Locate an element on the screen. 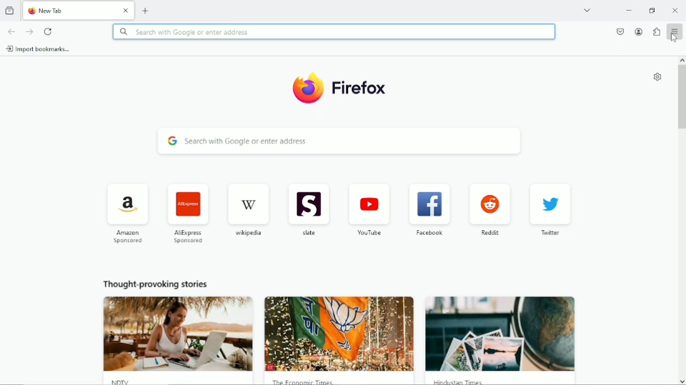  icon is located at coordinates (491, 204).